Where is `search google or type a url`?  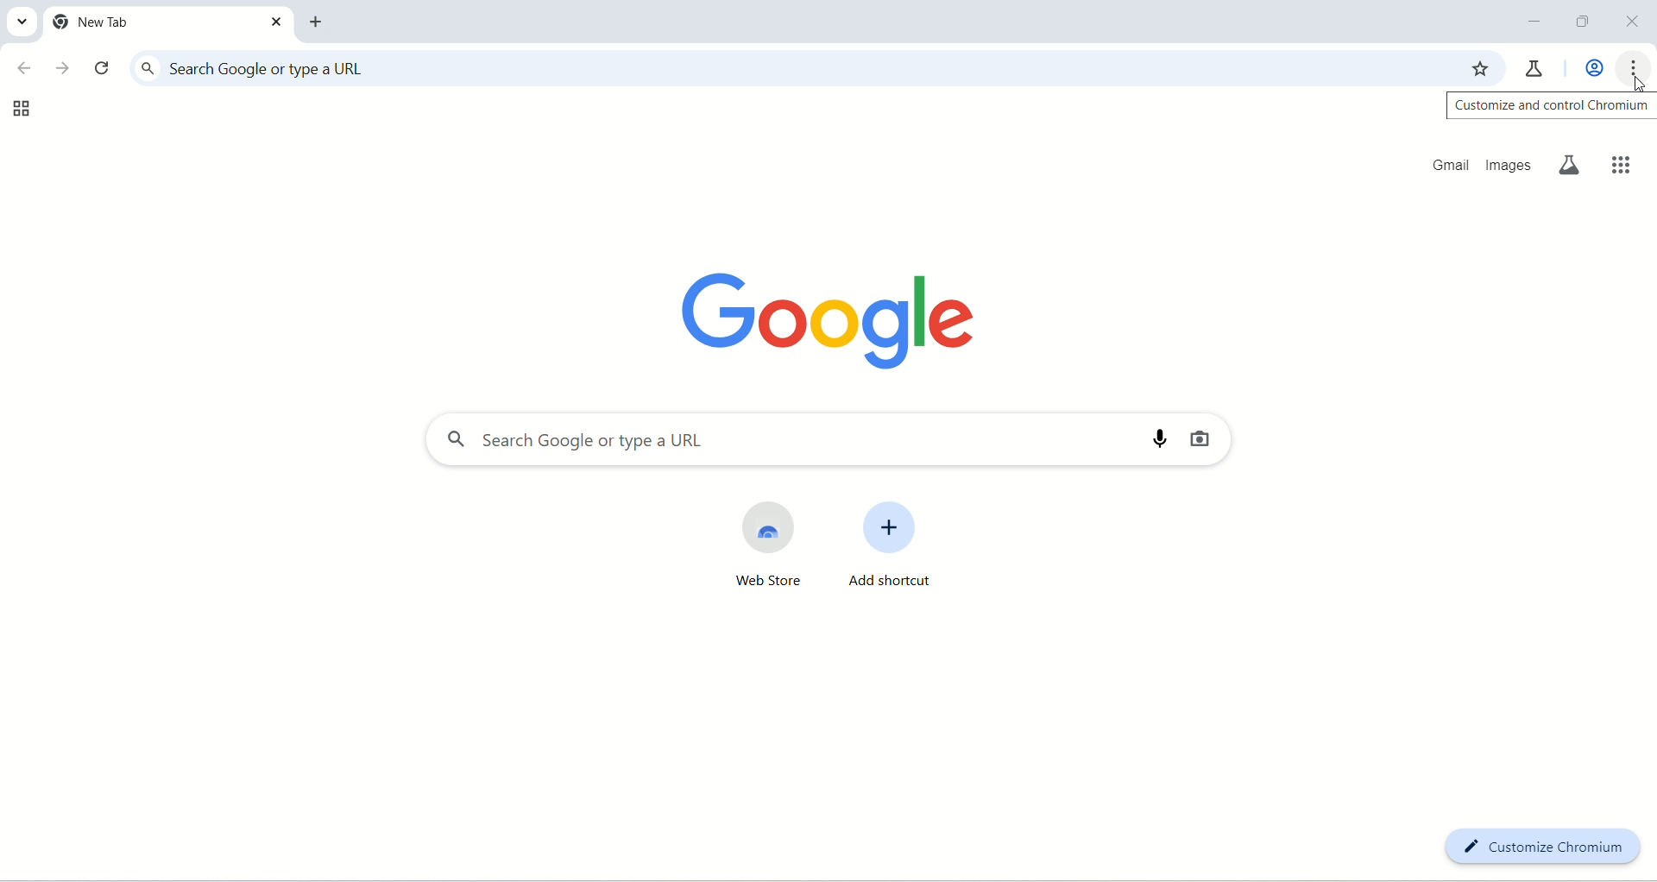 search google or type a url is located at coordinates (765, 440).